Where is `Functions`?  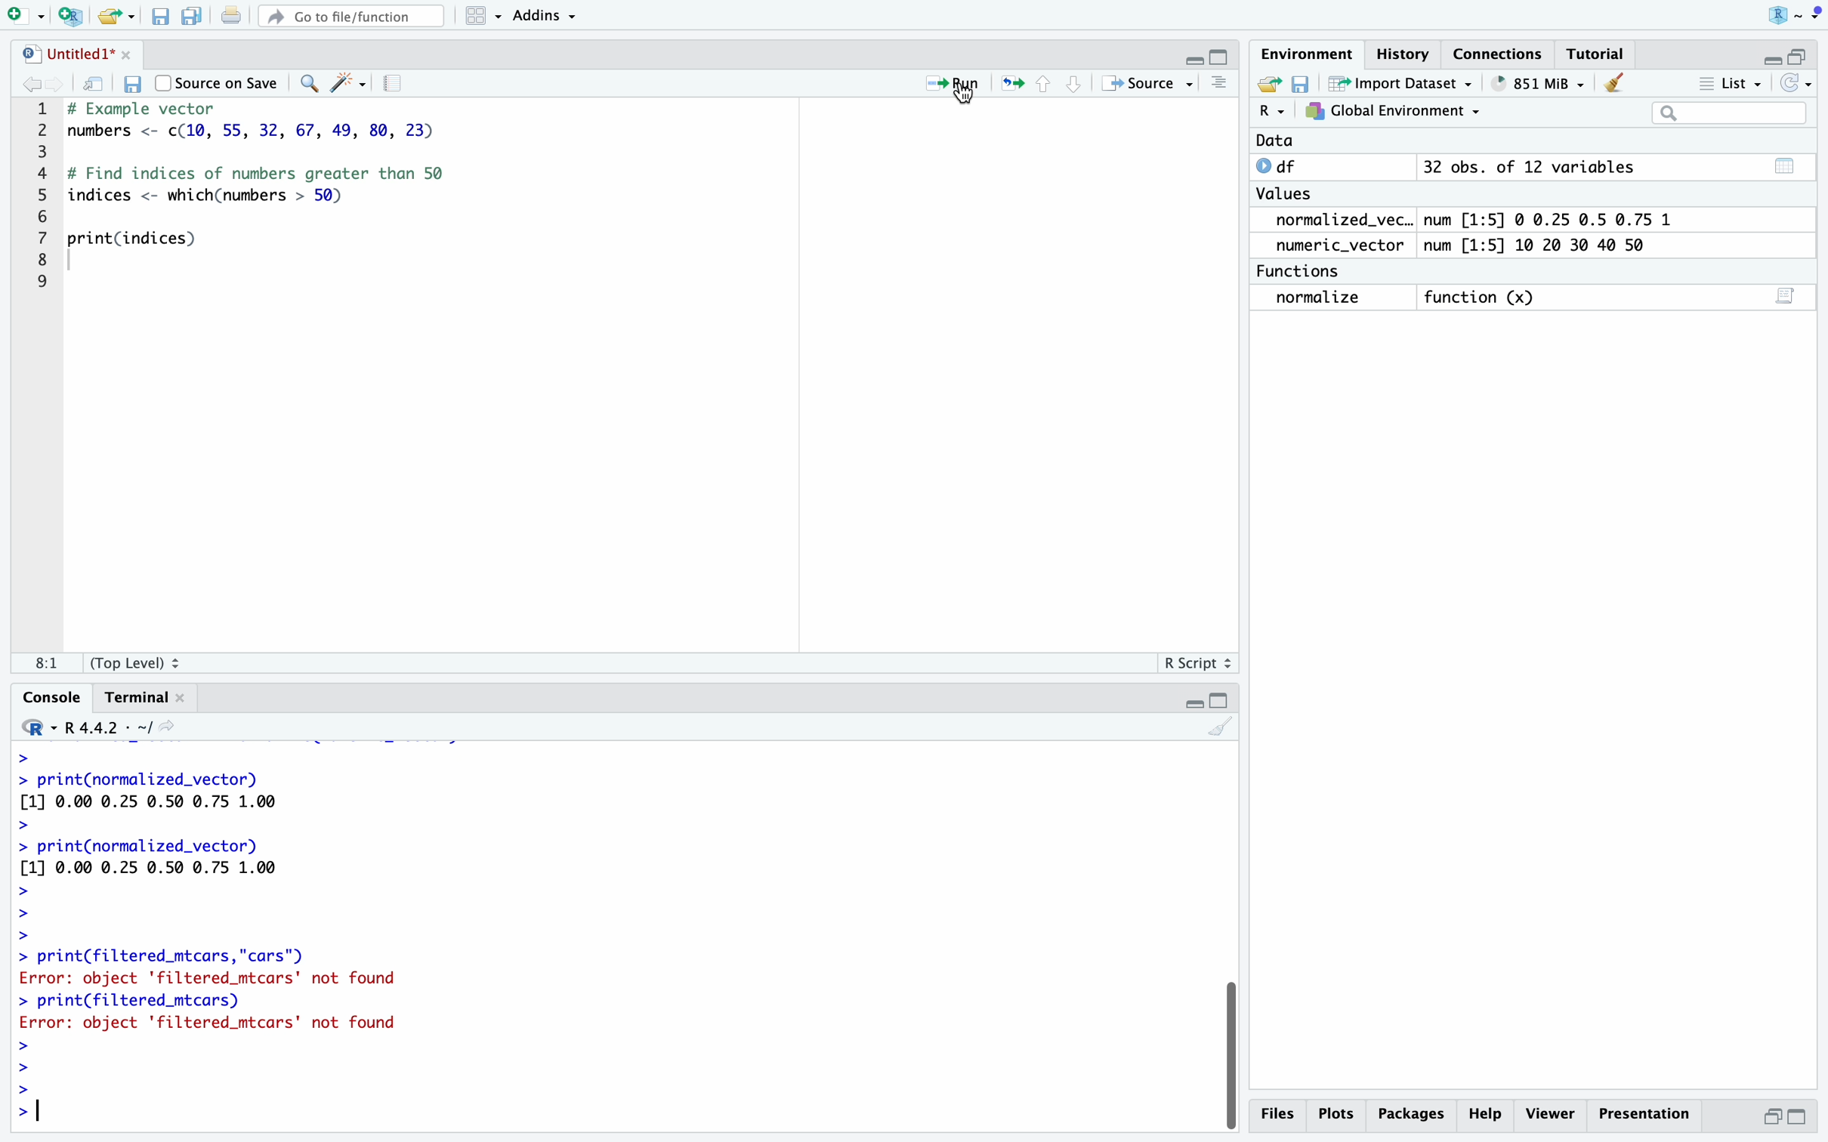 Functions is located at coordinates (1304, 270).